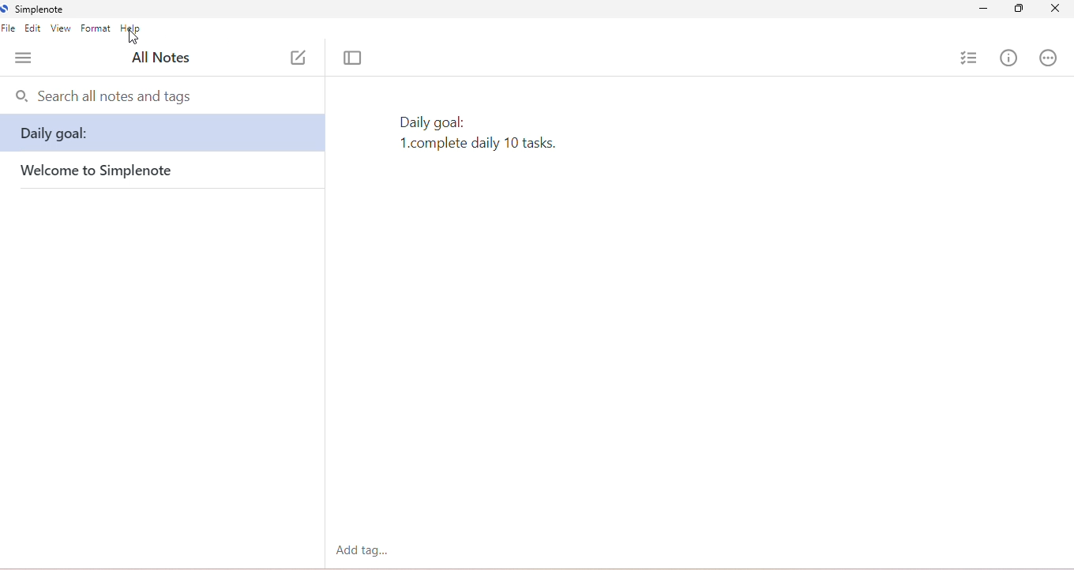 The image size is (1074, 570). Describe the element at coordinates (60, 28) in the screenshot. I see `view` at that location.